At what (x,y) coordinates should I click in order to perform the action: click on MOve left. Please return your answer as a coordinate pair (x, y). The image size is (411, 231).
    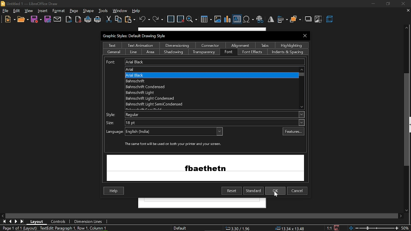
    Looking at the image, I should click on (3, 215).